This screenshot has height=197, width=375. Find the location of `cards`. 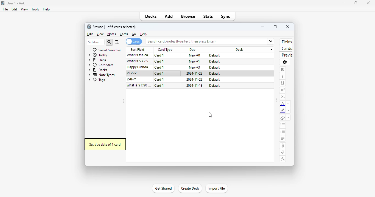

cards is located at coordinates (134, 41).